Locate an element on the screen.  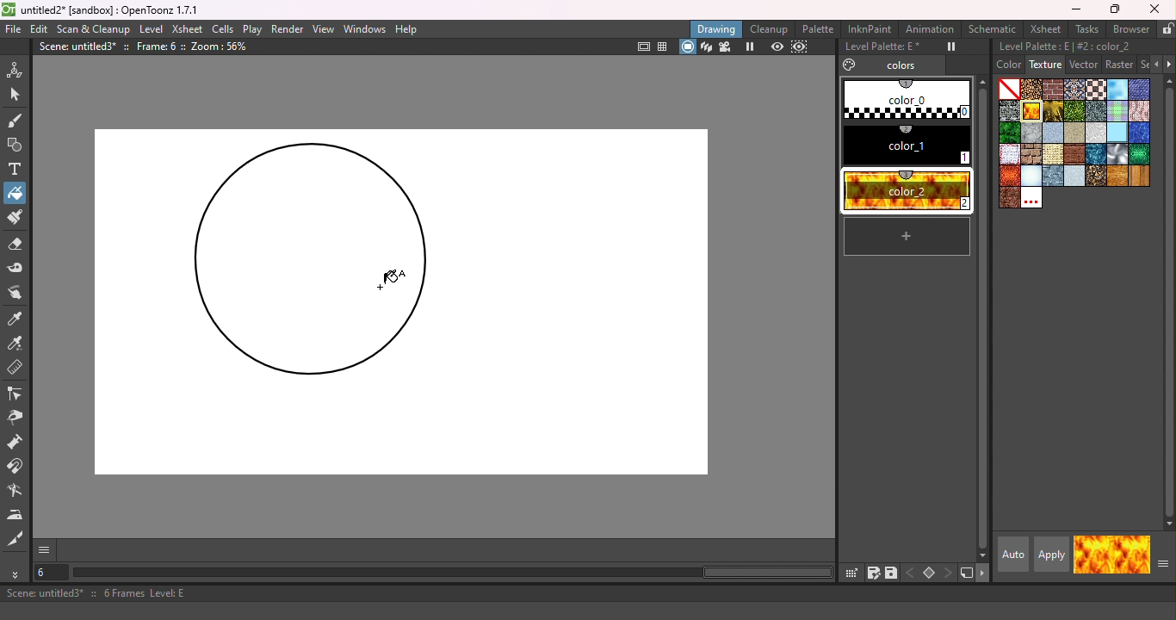
Color is located at coordinates (1003, 65).